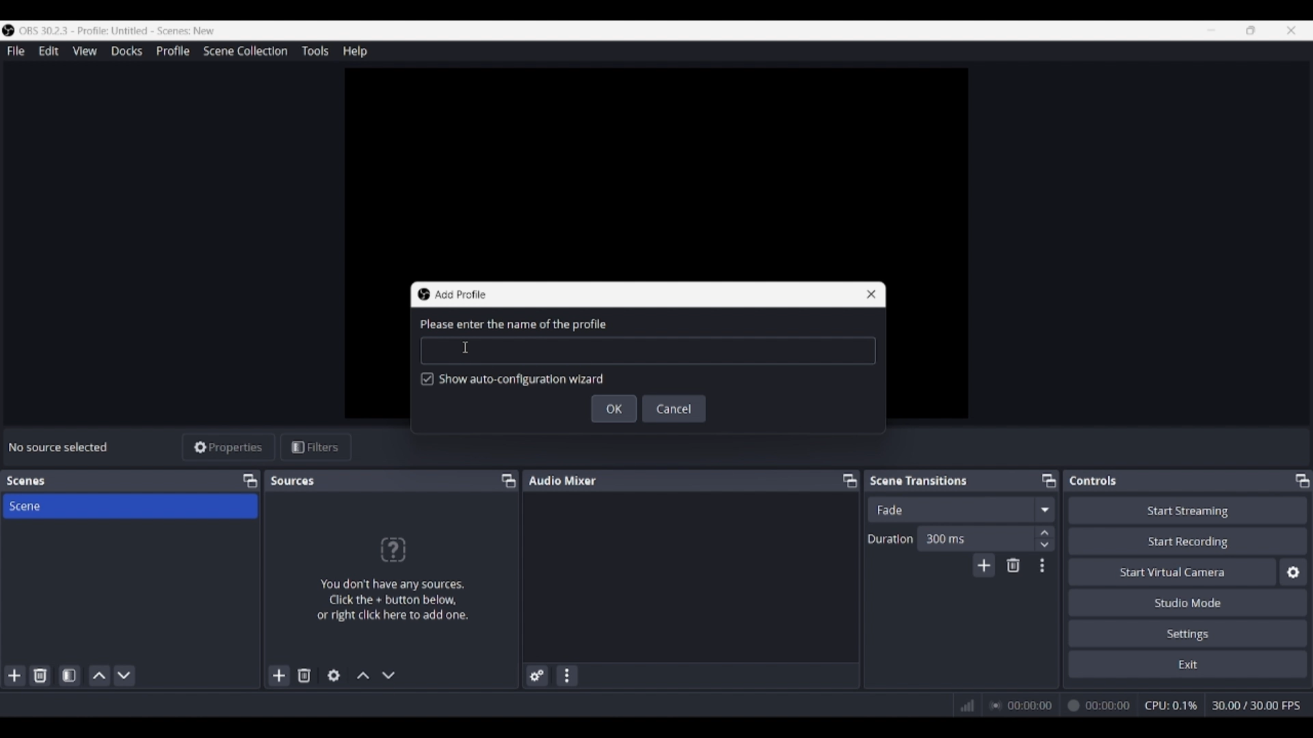  I want to click on Add source, so click(280, 675).